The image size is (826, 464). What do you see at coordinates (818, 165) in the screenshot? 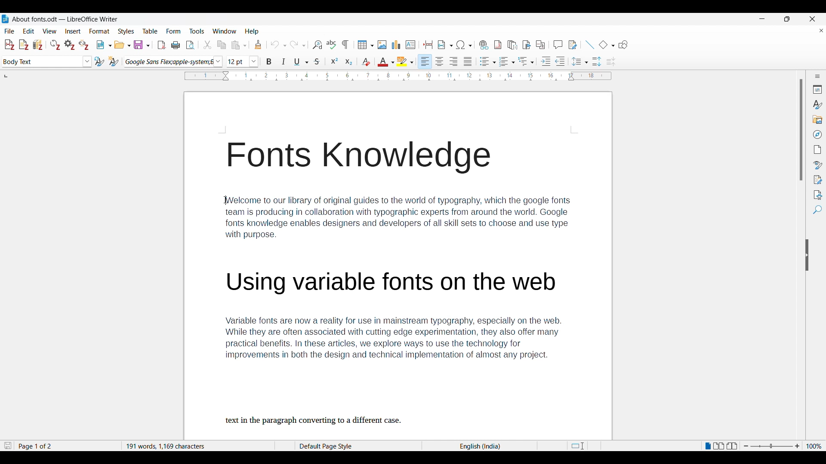
I see `Style inspector` at bounding box center [818, 165].